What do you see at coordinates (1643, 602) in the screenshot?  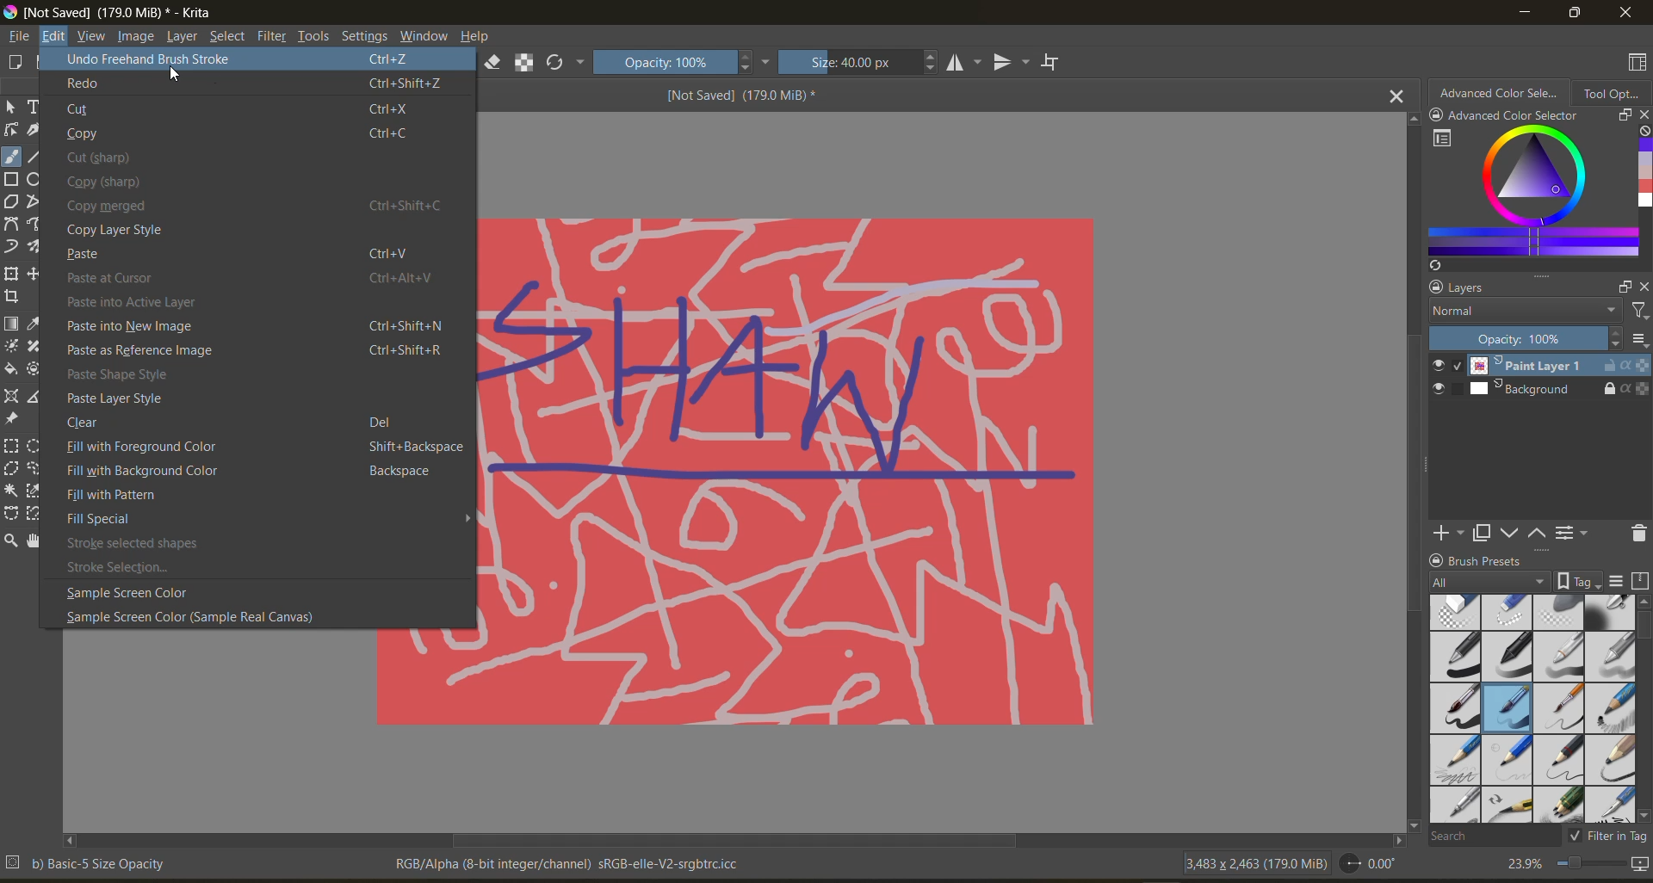 I see `scroll up` at bounding box center [1643, 602].